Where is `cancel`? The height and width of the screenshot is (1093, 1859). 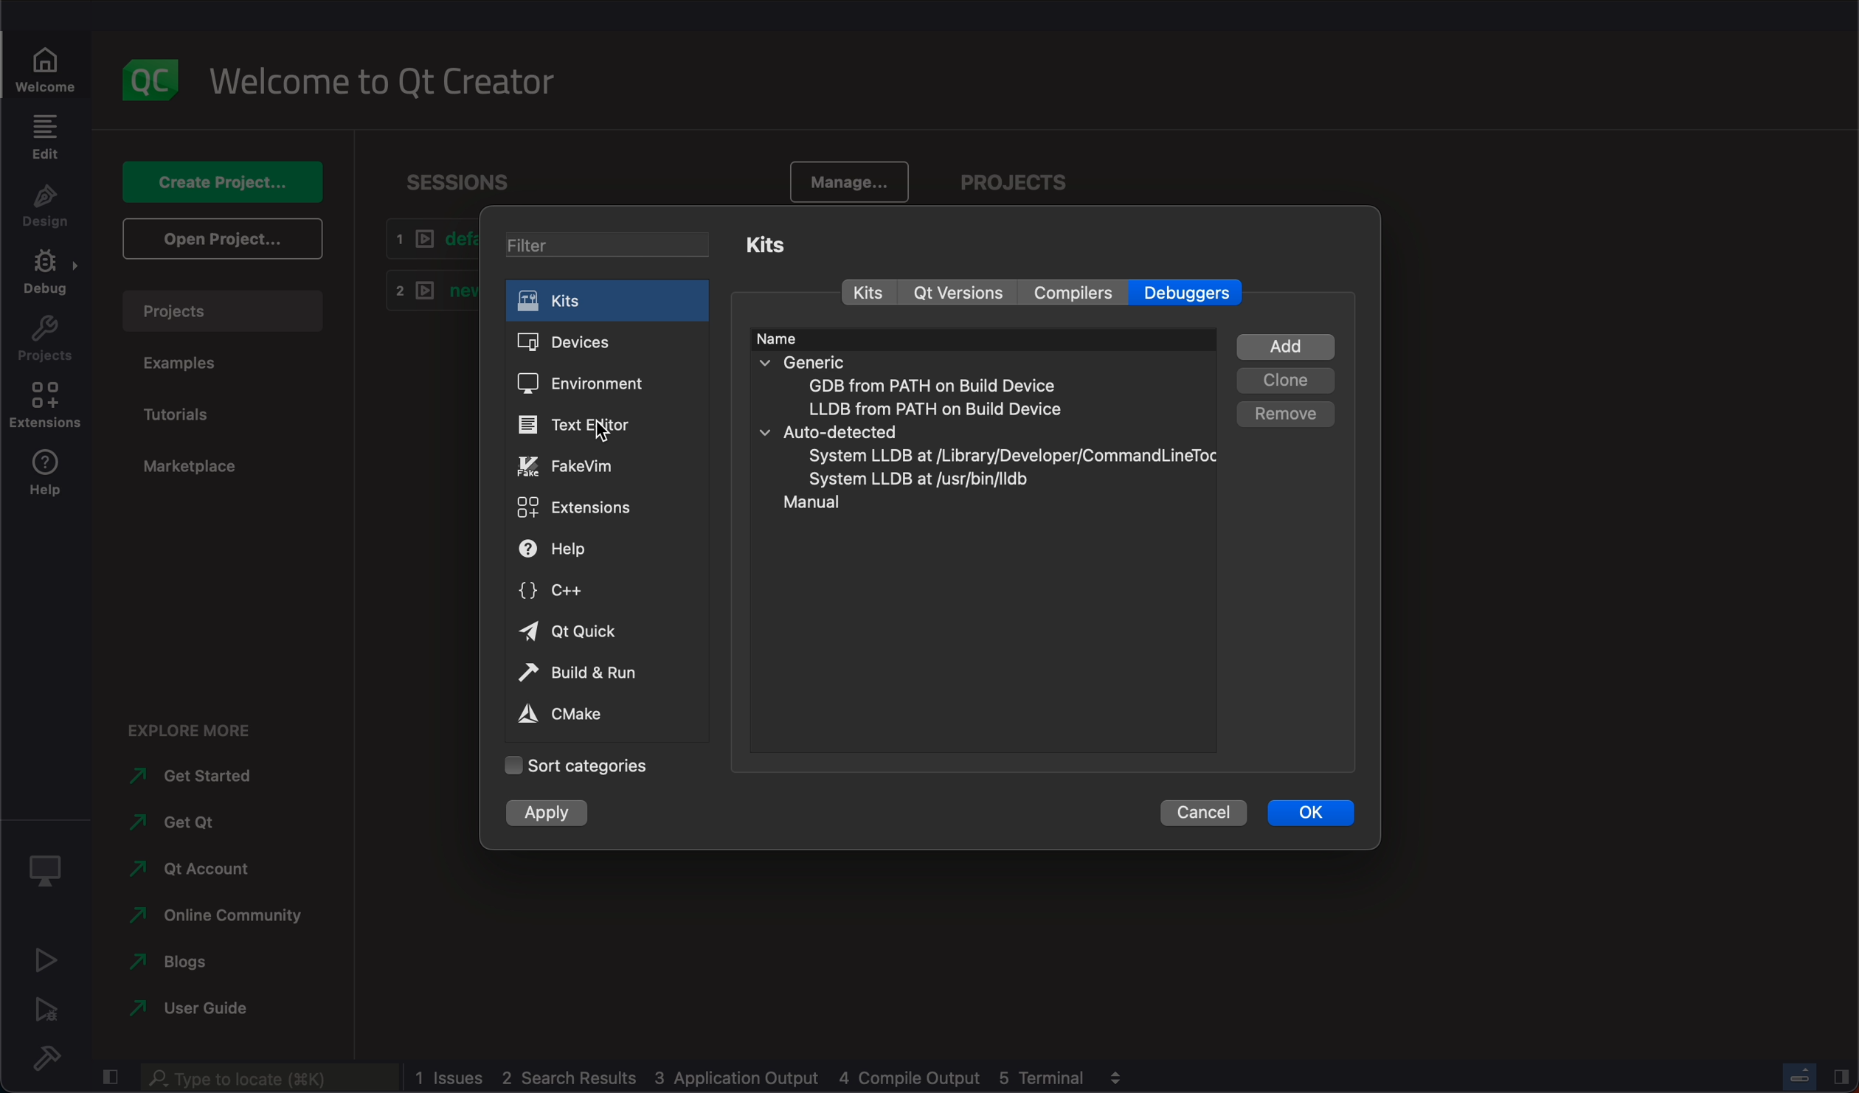
cancel is located at coordinates (1206, 816).